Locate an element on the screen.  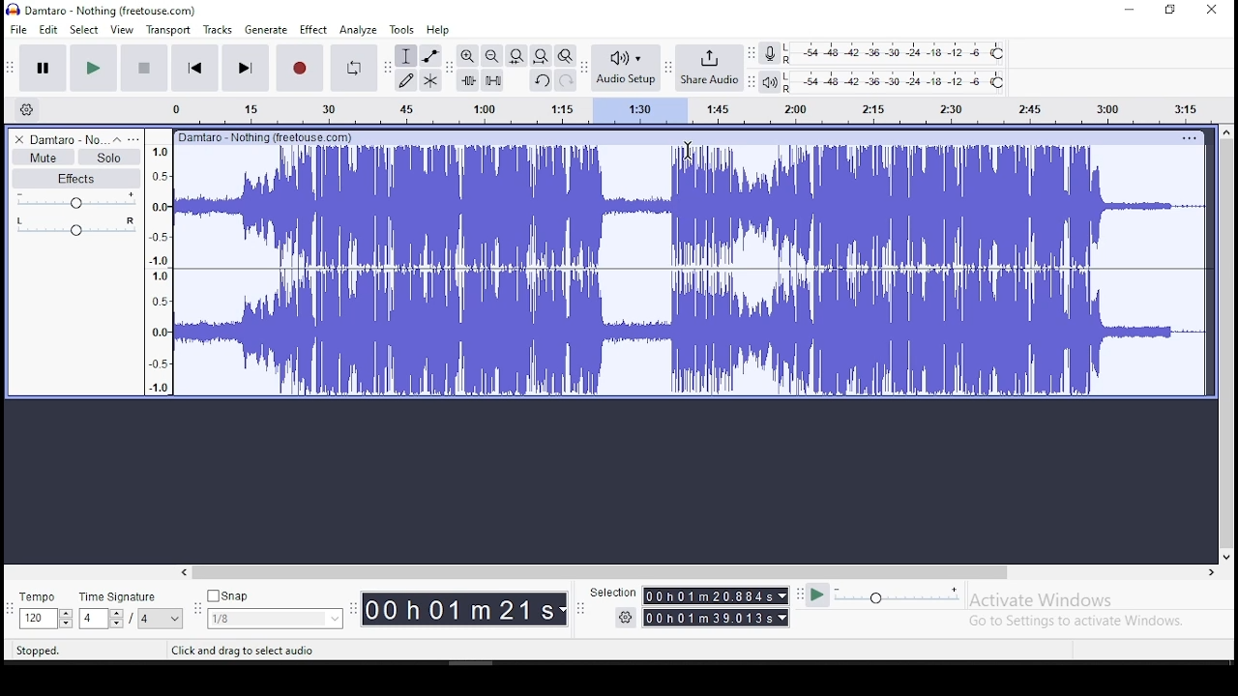
tracks is located at coordinates (220, 30).